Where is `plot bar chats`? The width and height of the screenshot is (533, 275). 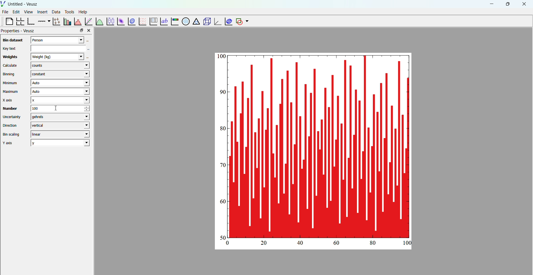 plot bar chats is located at coordinates (67, 21).